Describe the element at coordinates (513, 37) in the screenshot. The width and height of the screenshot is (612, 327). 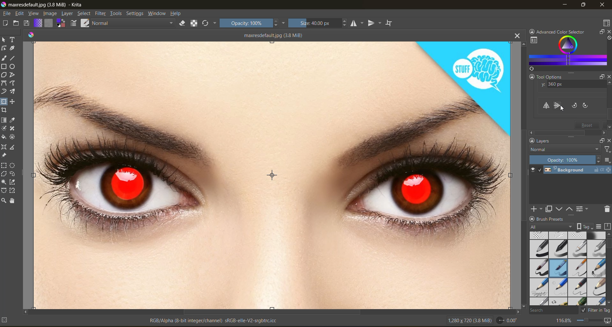
I see `close tab` at that location.